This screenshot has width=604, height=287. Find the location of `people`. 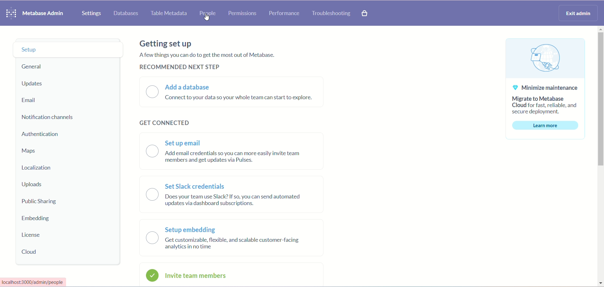

people is located at coordinates (210, 13).